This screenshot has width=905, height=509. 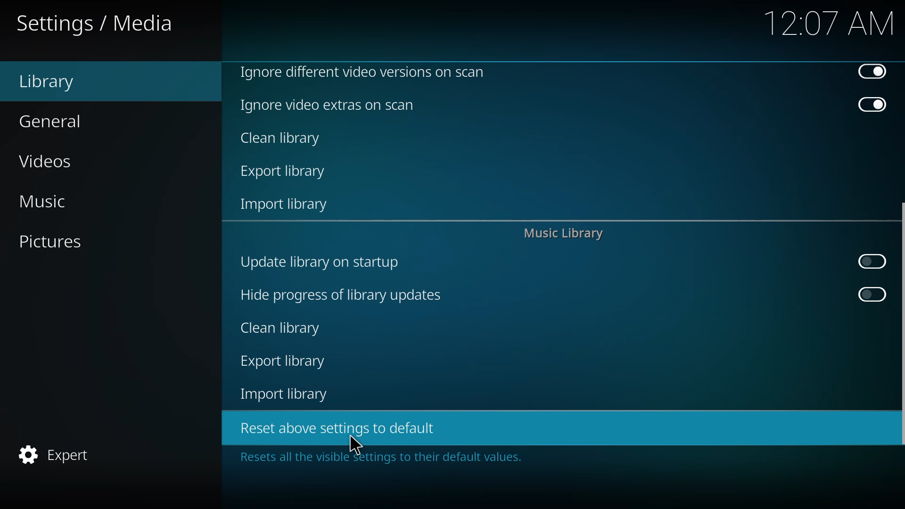 I want to click on click to enable, so click(x=871, y=295).